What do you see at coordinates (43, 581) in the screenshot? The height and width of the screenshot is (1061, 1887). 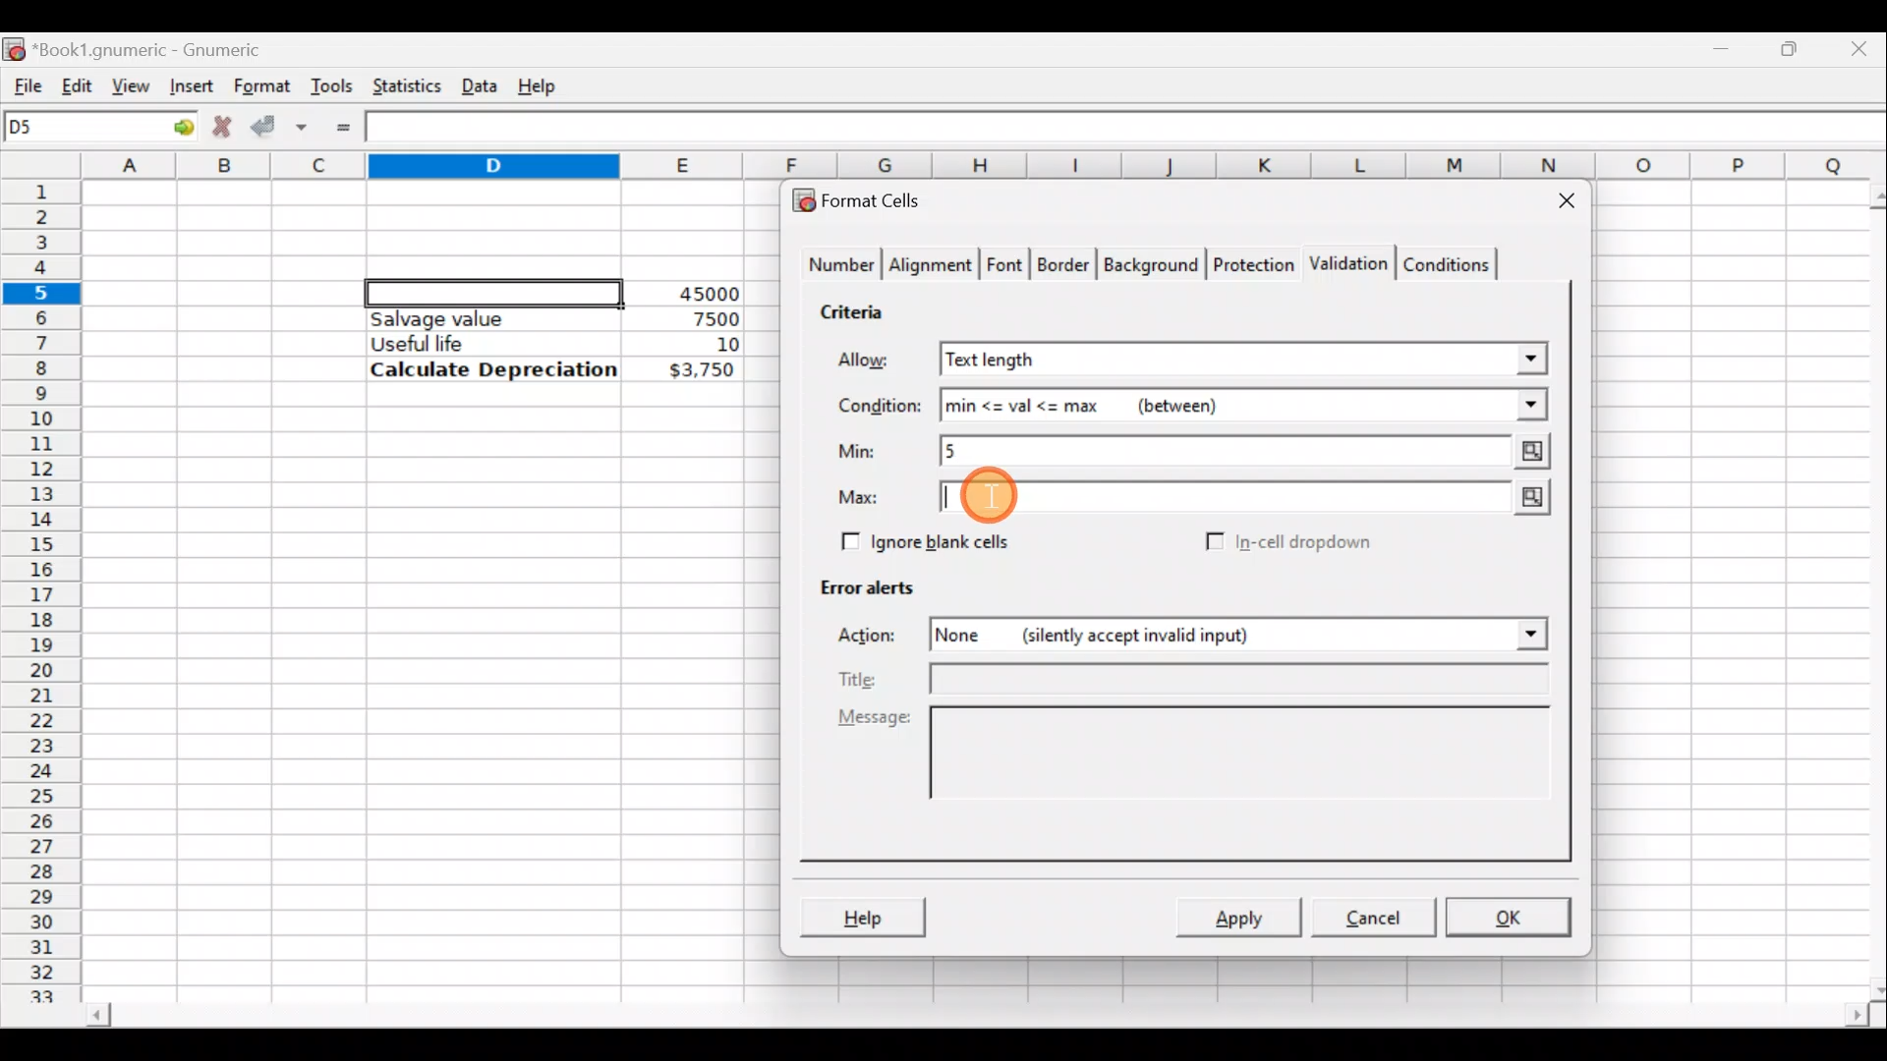 I see `Rows` at bounding box center [43, 581].